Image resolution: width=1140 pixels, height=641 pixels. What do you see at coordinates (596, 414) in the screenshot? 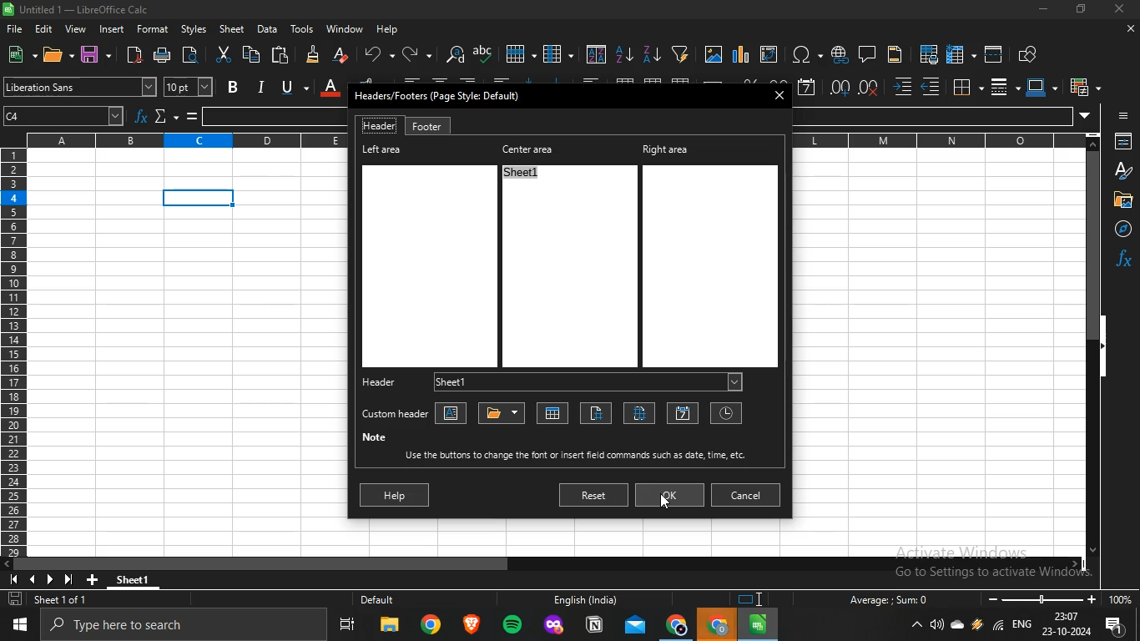
I see `page` at bounding box center [596, 414].